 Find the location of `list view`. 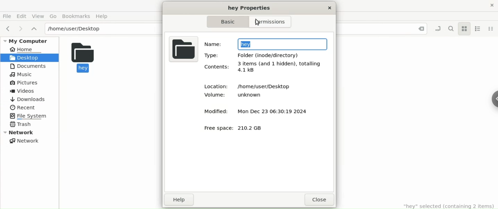

list view is located at coordinates (479, 29).